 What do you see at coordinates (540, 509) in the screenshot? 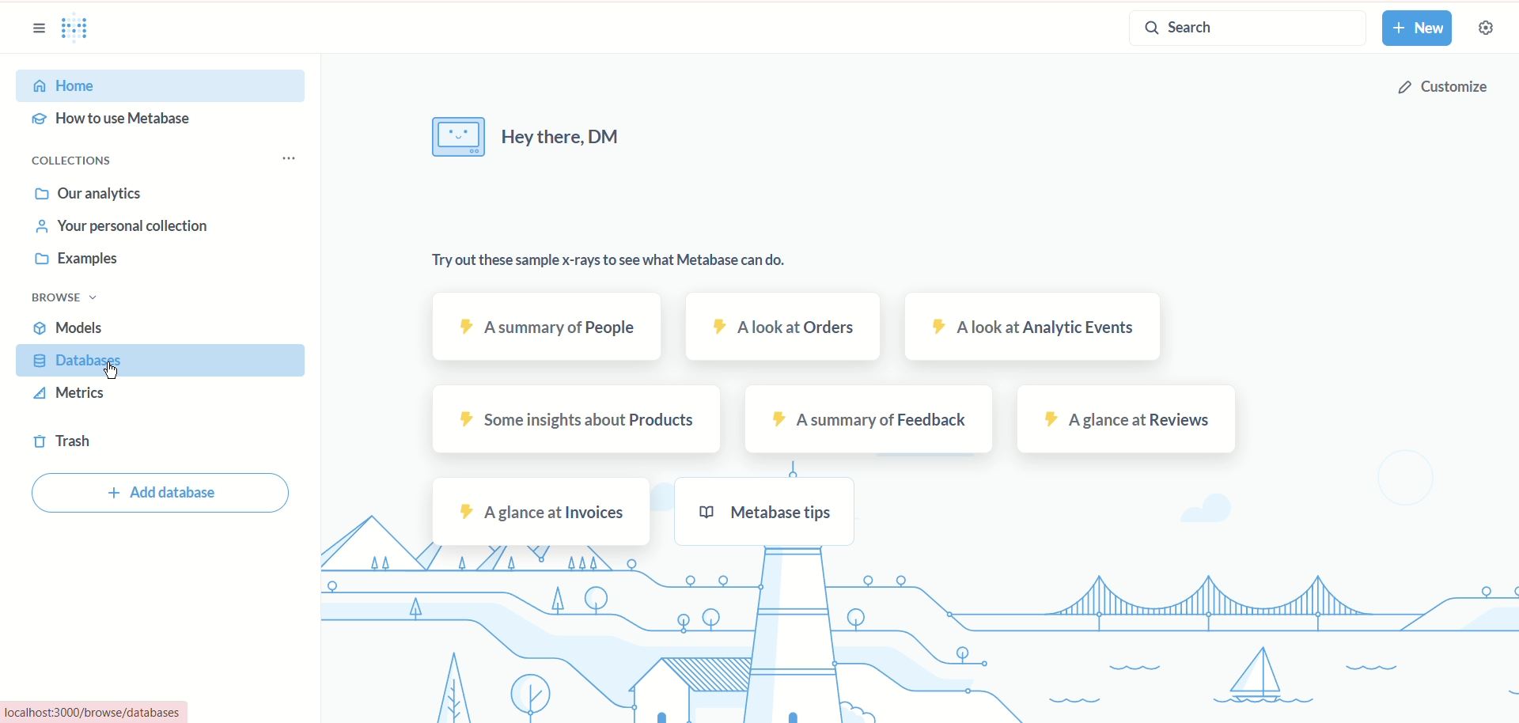
I see `A glance at Invoices` at bounding box center [540, 509].